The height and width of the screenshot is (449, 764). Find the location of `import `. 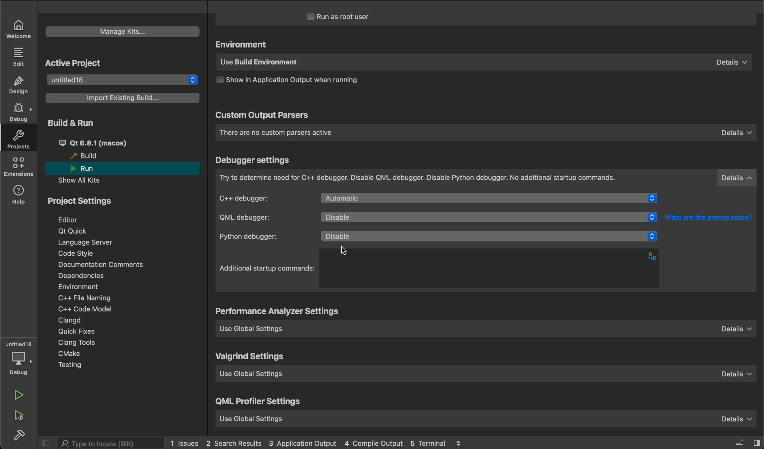

import  is located at coordinates (123, 98).